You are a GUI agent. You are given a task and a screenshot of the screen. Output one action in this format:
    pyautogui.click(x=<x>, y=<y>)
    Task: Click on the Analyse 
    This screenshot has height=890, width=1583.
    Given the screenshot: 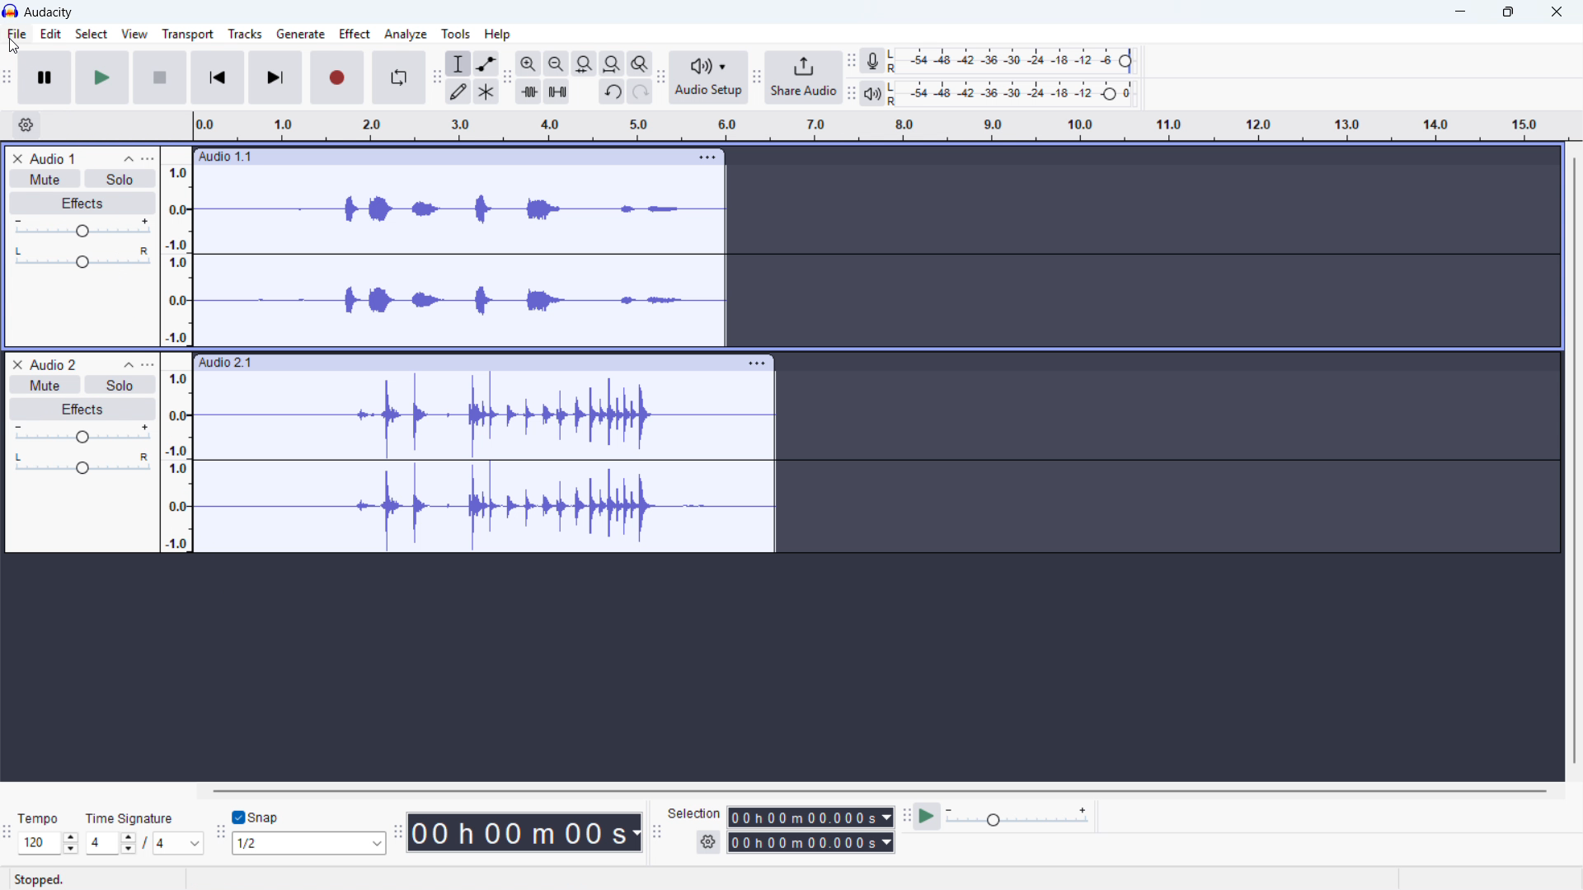 What is the action you would take?
    pyautogui.click(x=405, y=35)
    